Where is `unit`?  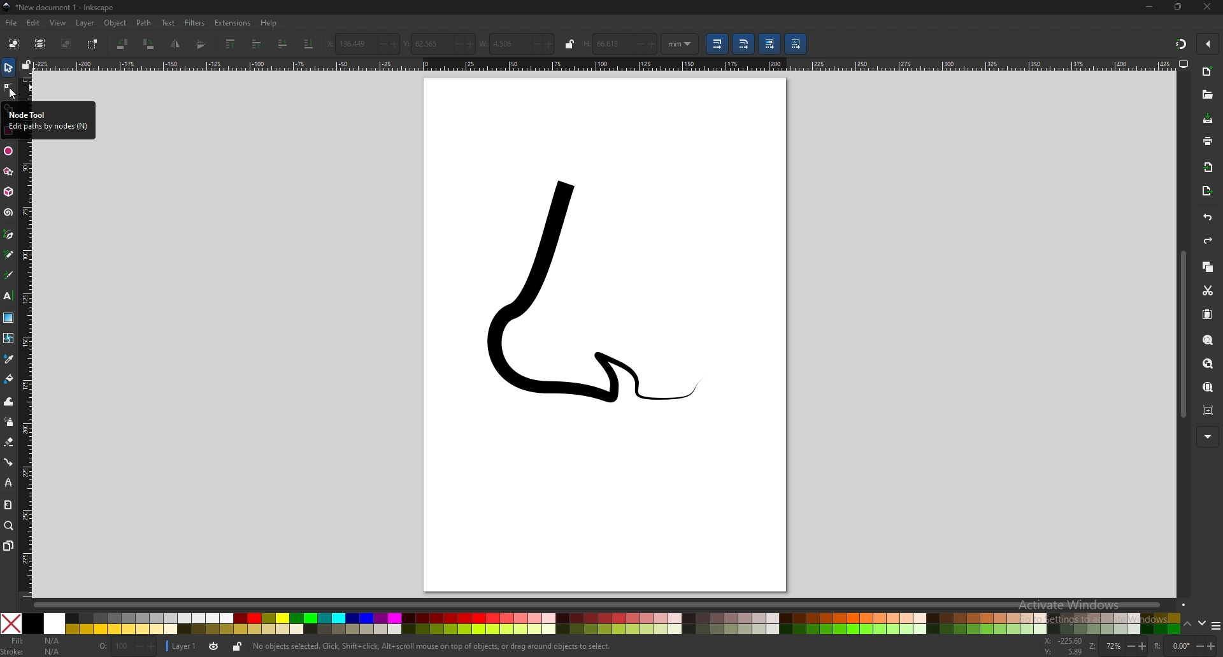 unit is located at coordinates (680, 43).